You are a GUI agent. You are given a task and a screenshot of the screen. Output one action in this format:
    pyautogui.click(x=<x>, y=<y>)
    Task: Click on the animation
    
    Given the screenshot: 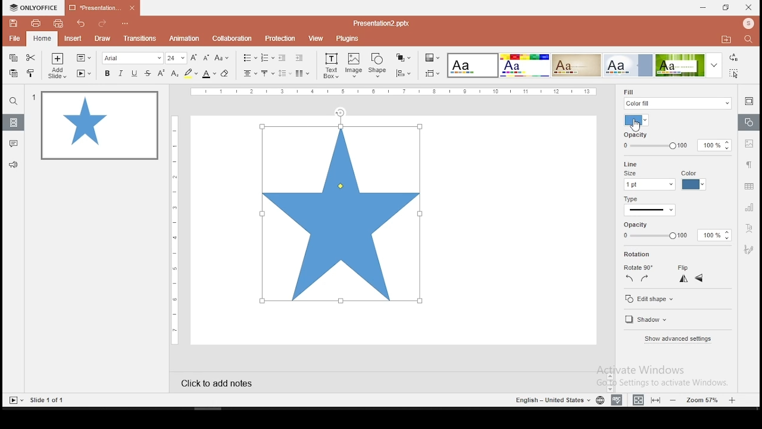 What is the action you would take?
    pyautogui.click(x=186, y=39)
    